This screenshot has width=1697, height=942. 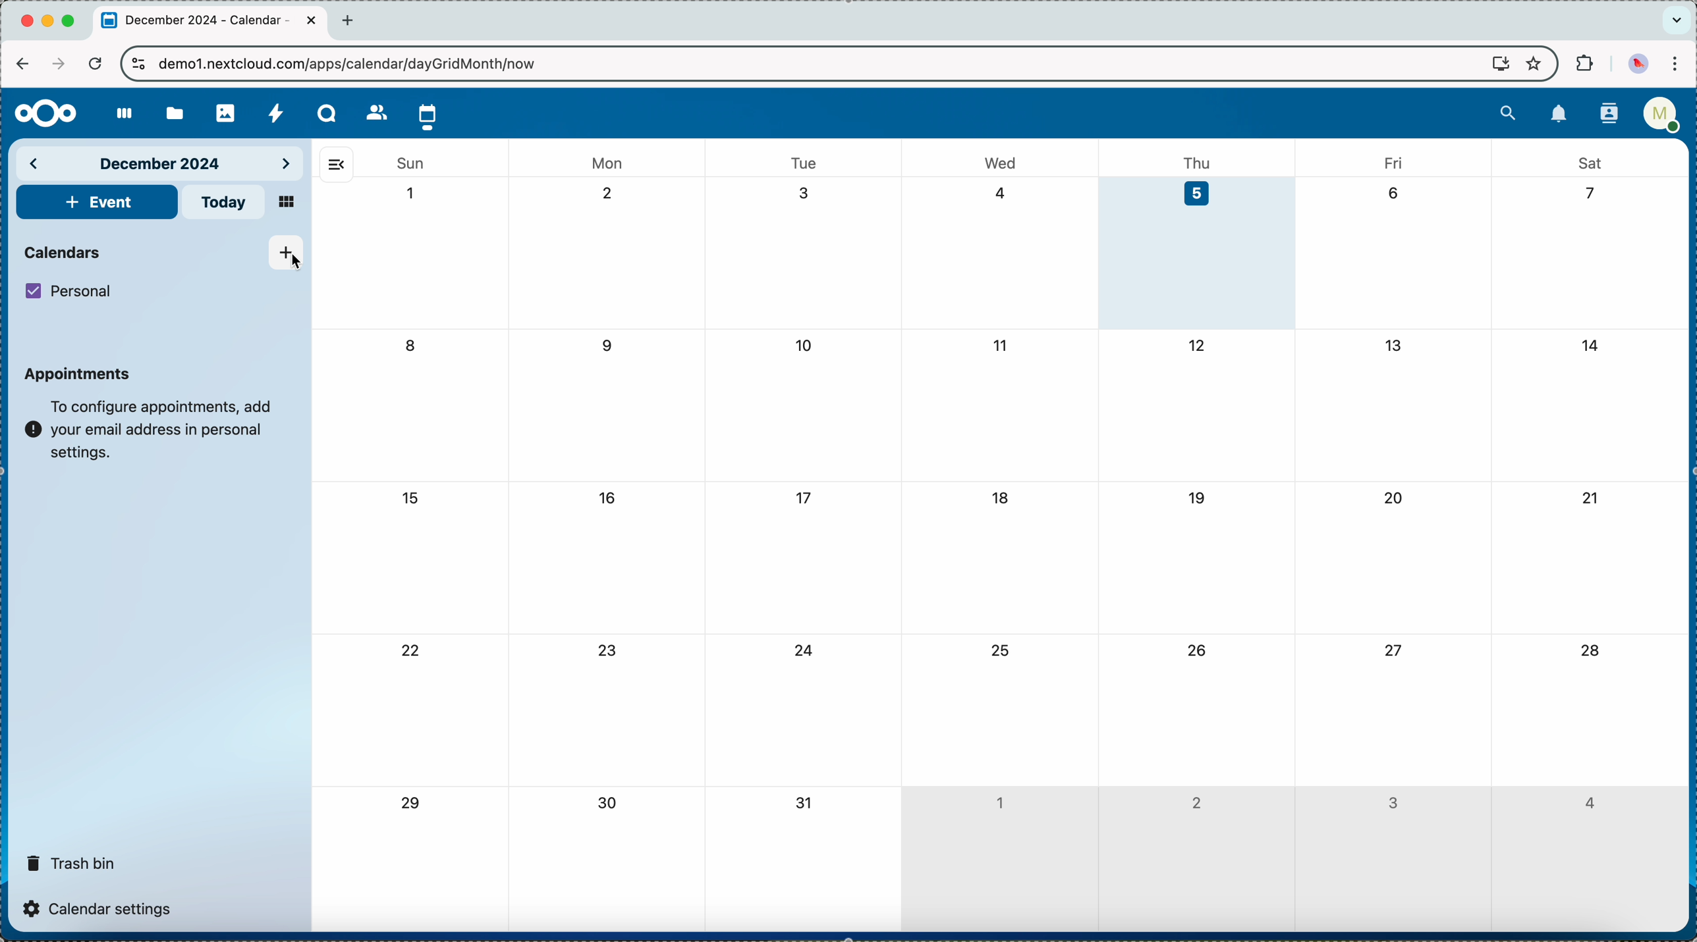 What do you see at coordinates (71, 291) in the screenshot?
I see `personal` at bounding box center [71, 291].